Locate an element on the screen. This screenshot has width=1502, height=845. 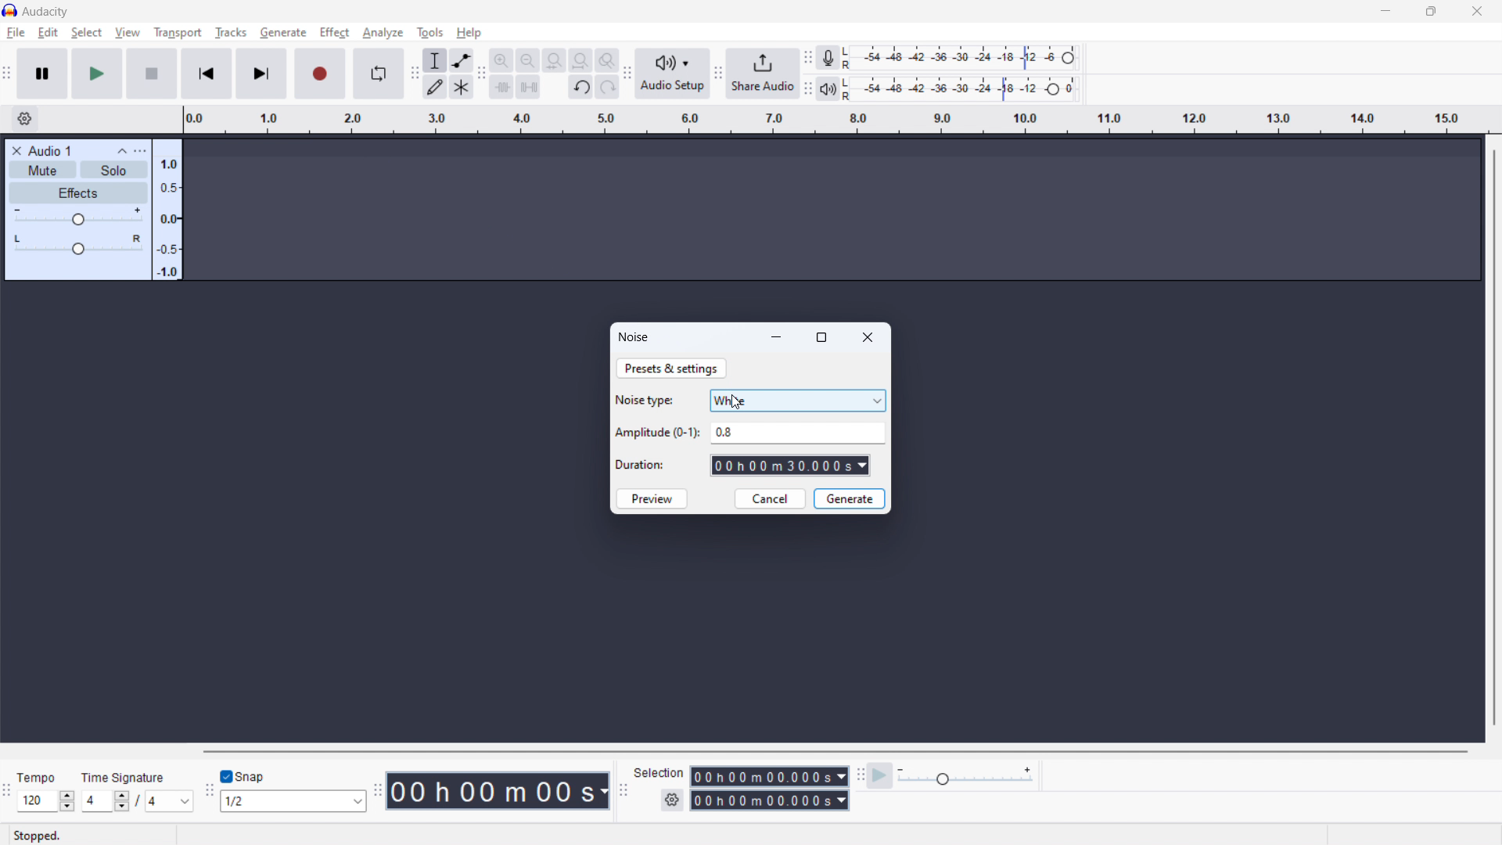
set time signature is located at coordinates (138, 801).